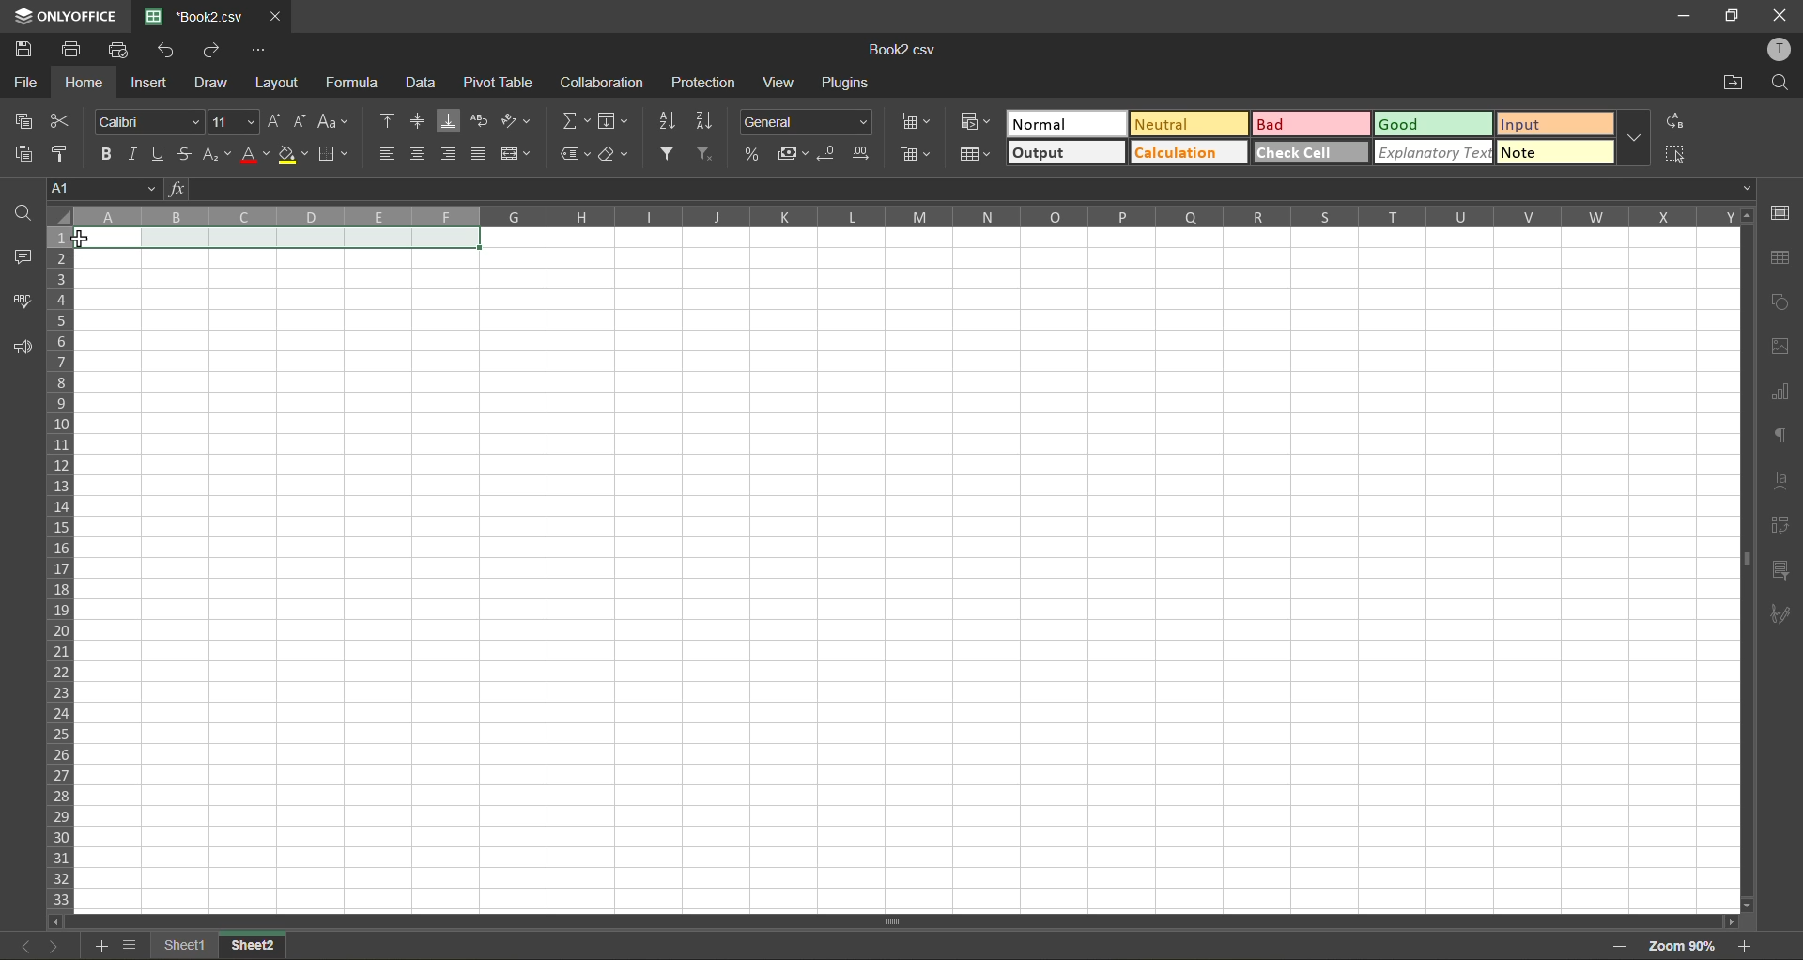 The height and width of the screenshot is (960, 1803). Describe the element at coordinates (900, 921) in the screenshot. I see `horizontal scrollbar` at that location.